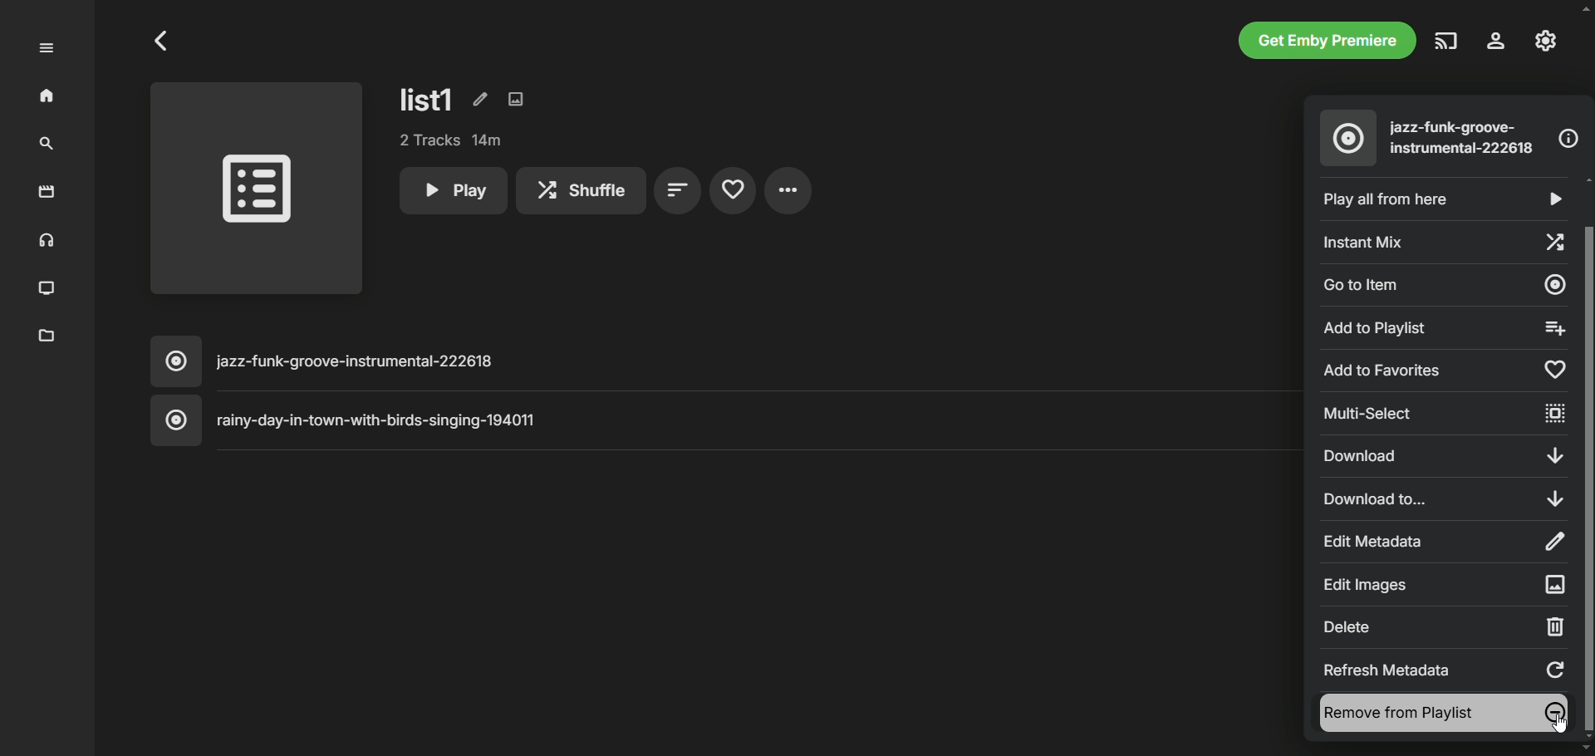  What do you see at coordinates (581, 190) in the screenshot?
I see `shuffle` at bounding box center [581, 190].